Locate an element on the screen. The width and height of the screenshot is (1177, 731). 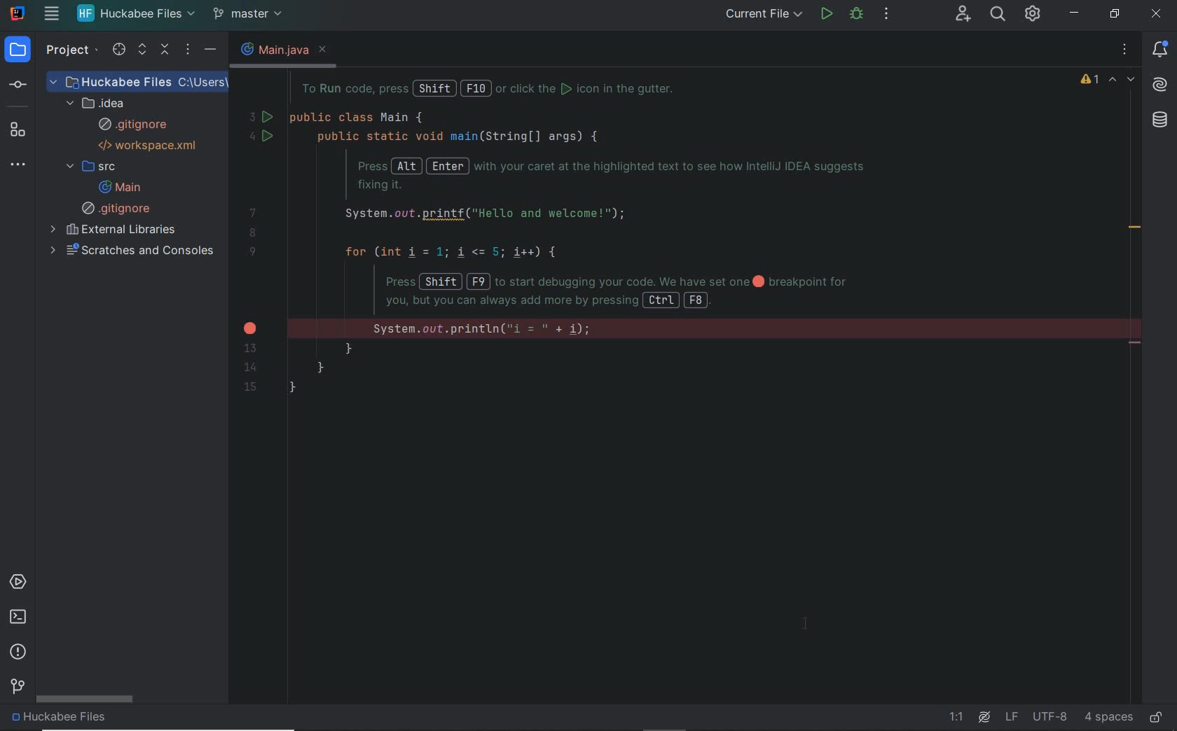
project file name is located at coordinates (136, 15).